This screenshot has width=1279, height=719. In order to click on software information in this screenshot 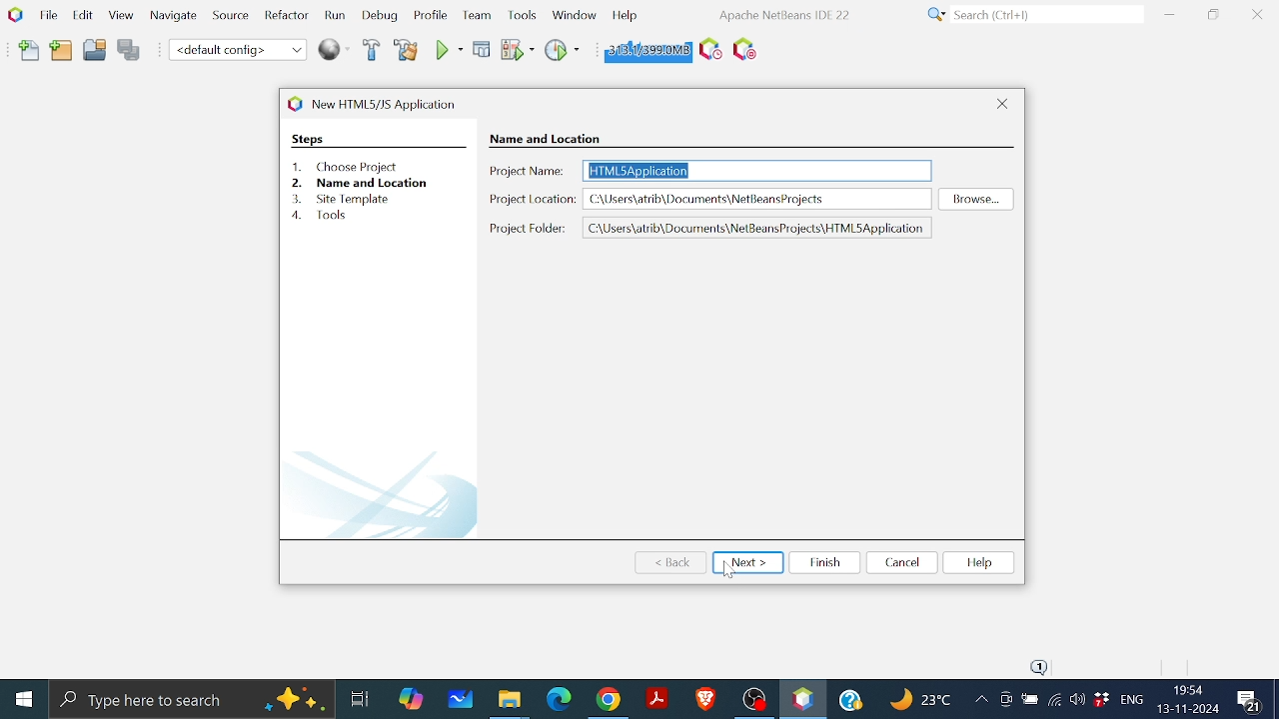, I will do `click(782, 14)`.